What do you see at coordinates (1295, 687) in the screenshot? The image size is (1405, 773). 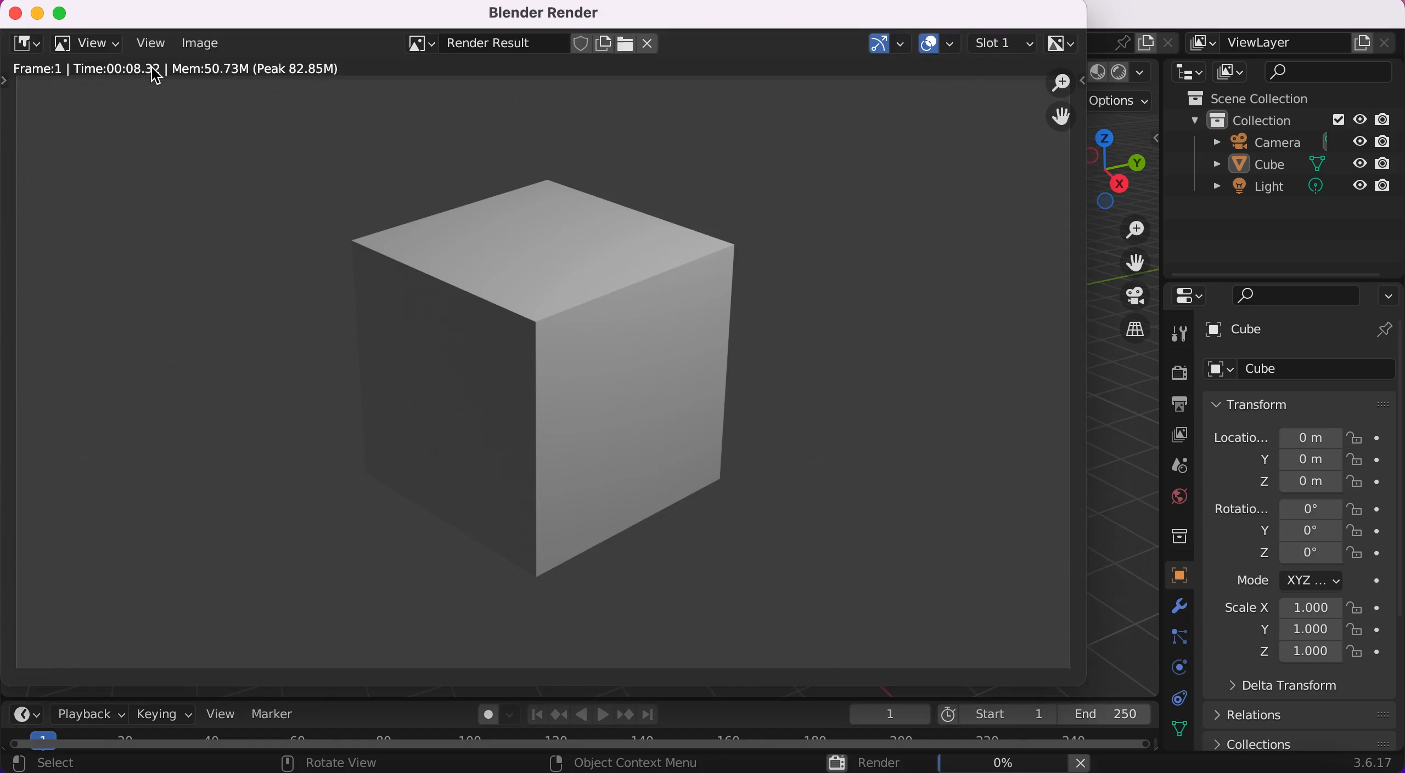 I see `delta transform` at bounding box center [1295, 687].